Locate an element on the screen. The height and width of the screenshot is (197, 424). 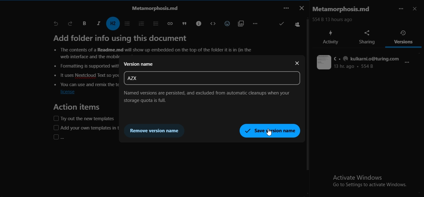
Correct is located at coordinates (281, 24).